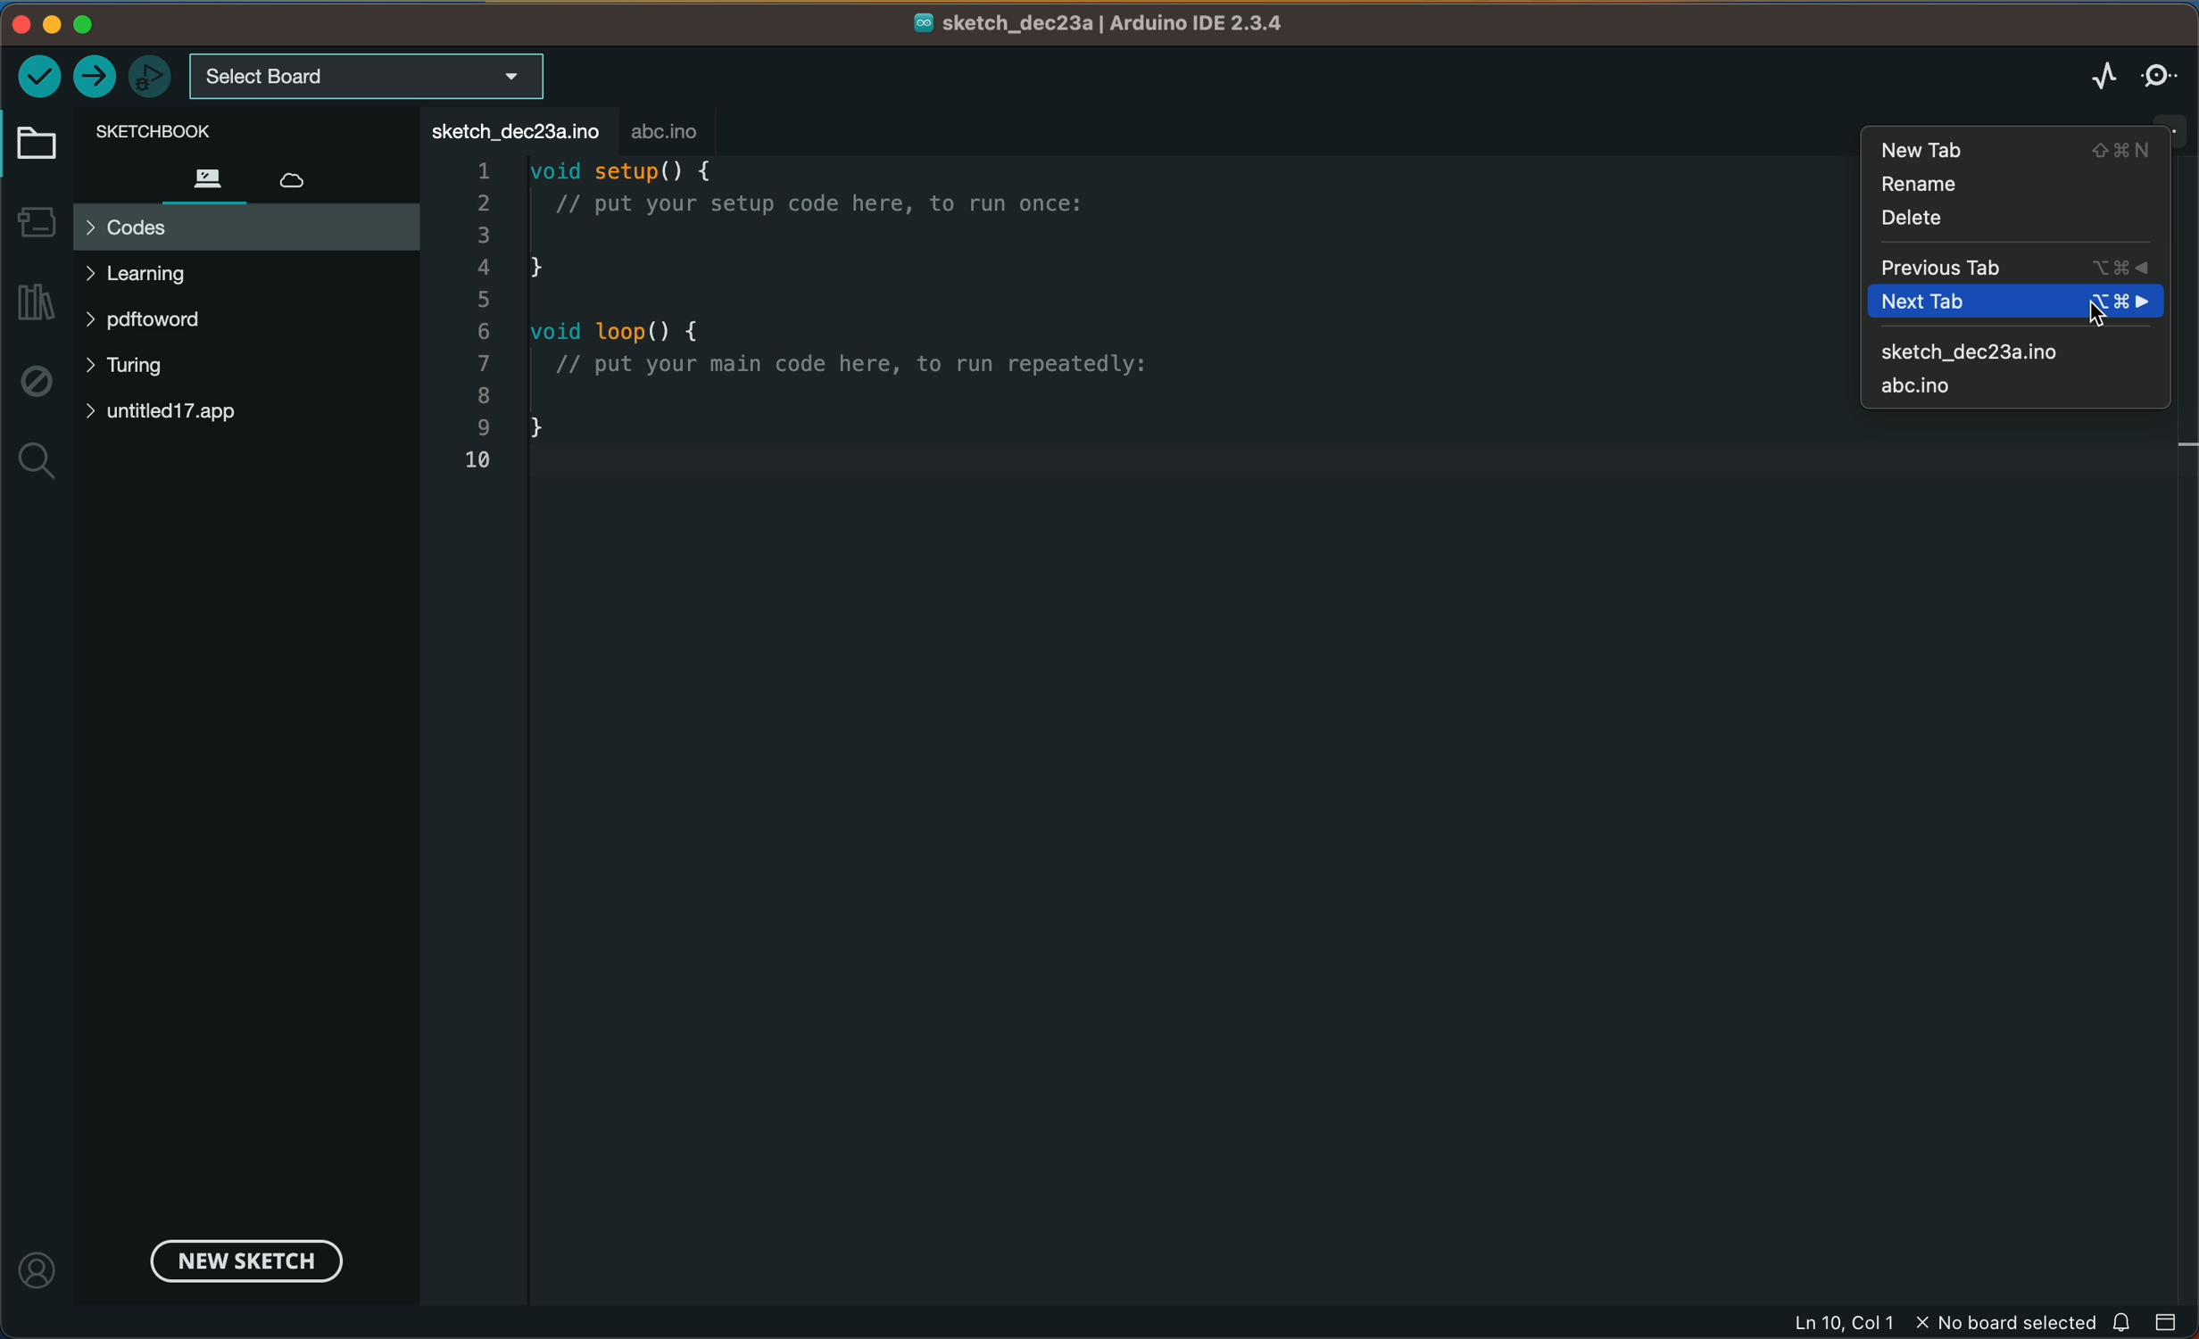 This screenshot has width=2199, height=1339. Describe the element at coordinates (160, 322) in the screenshot. I see `pdftword` at that location.